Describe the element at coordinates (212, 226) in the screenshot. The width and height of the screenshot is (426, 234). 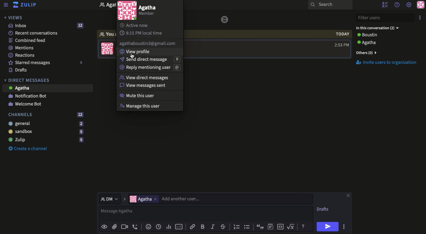
I see `Italics` at that location.